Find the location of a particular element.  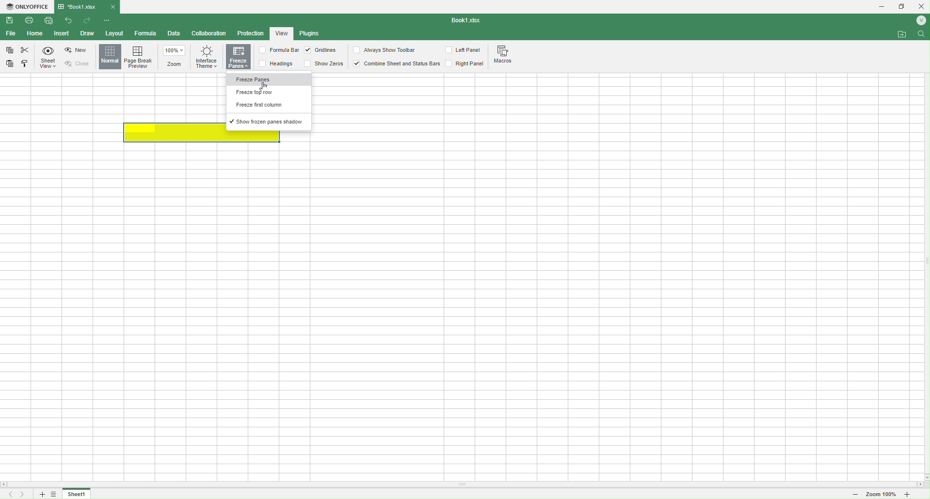

Show zeros is located at coordinates (324, 63).